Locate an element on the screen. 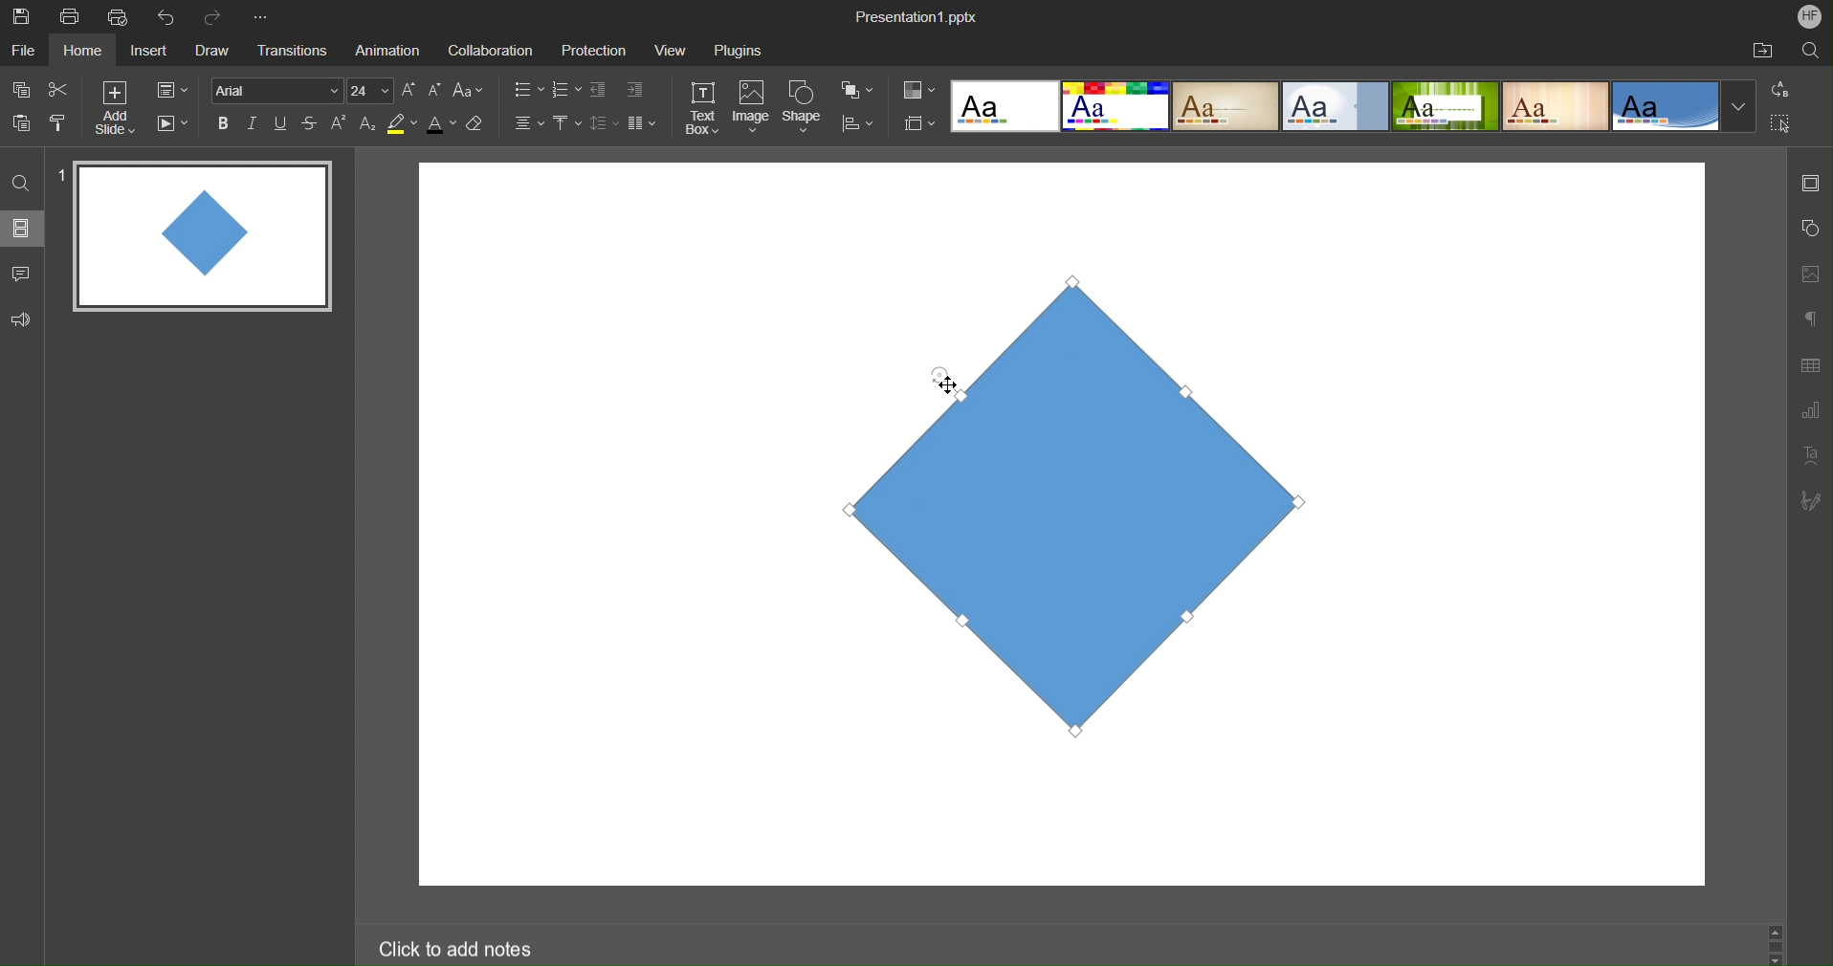 The image size is (1833, 966). Image is located at coordinates (754, 108).